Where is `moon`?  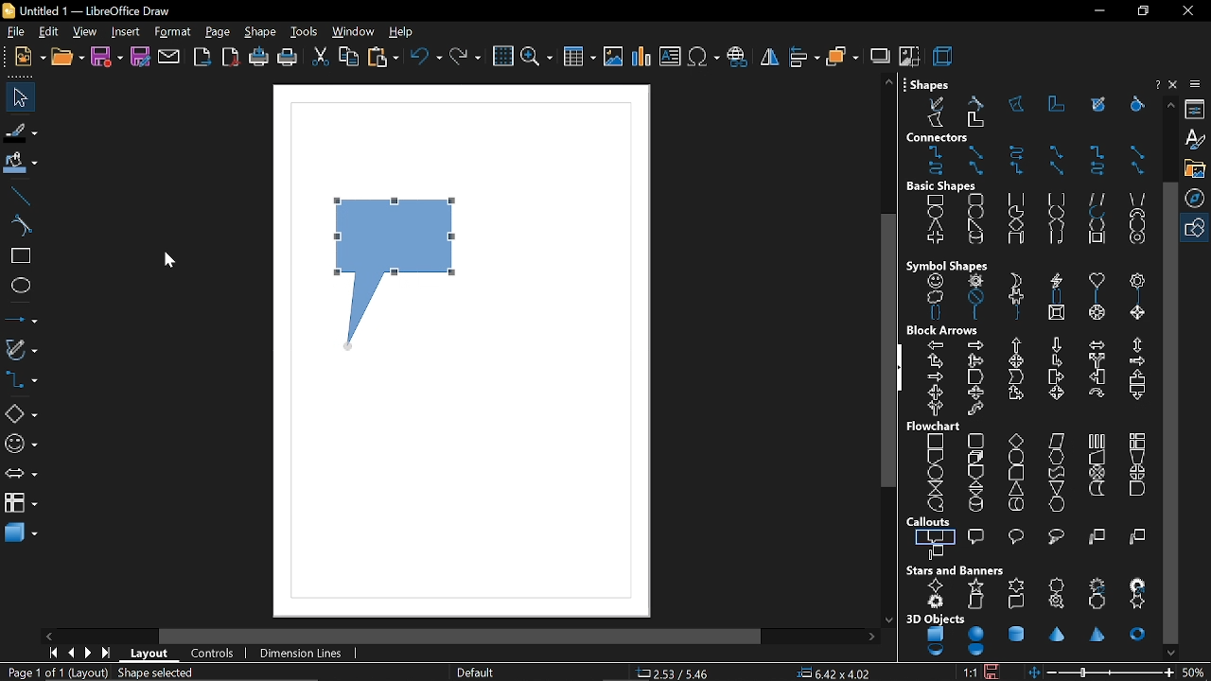
moon is located at coordinates (1013, 278).